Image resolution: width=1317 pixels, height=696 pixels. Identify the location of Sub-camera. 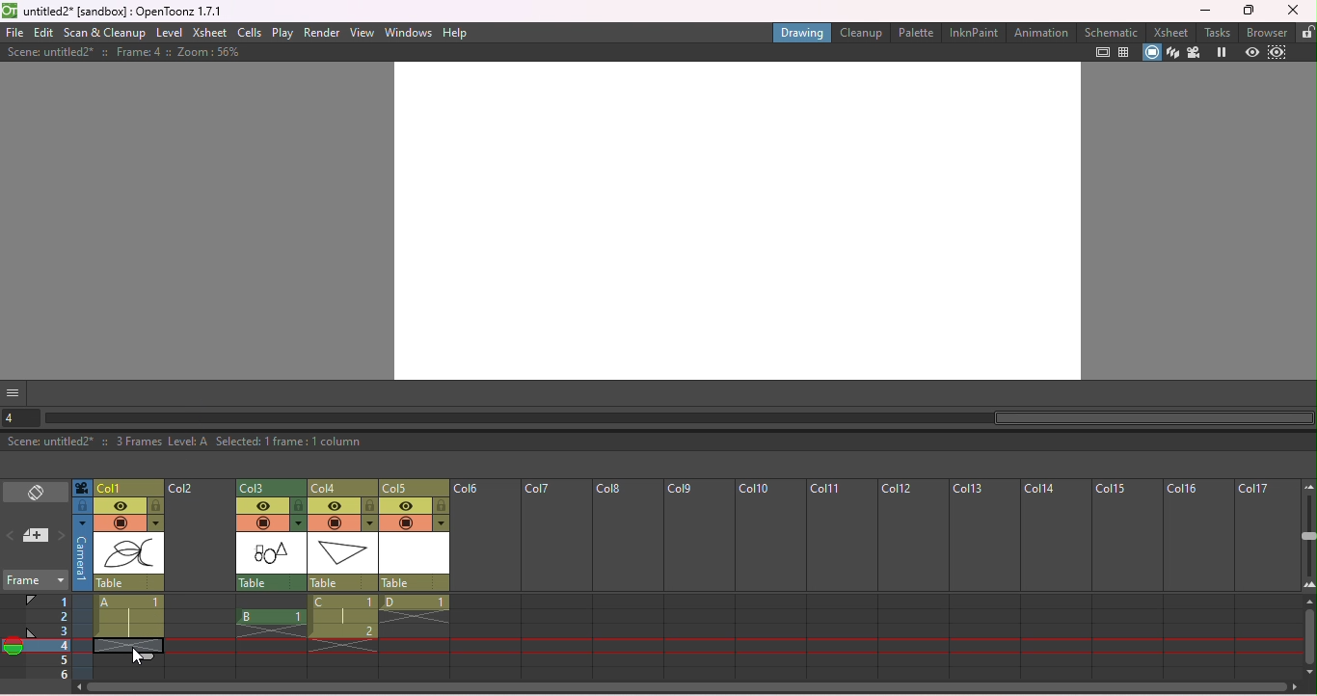
(1279, 53).